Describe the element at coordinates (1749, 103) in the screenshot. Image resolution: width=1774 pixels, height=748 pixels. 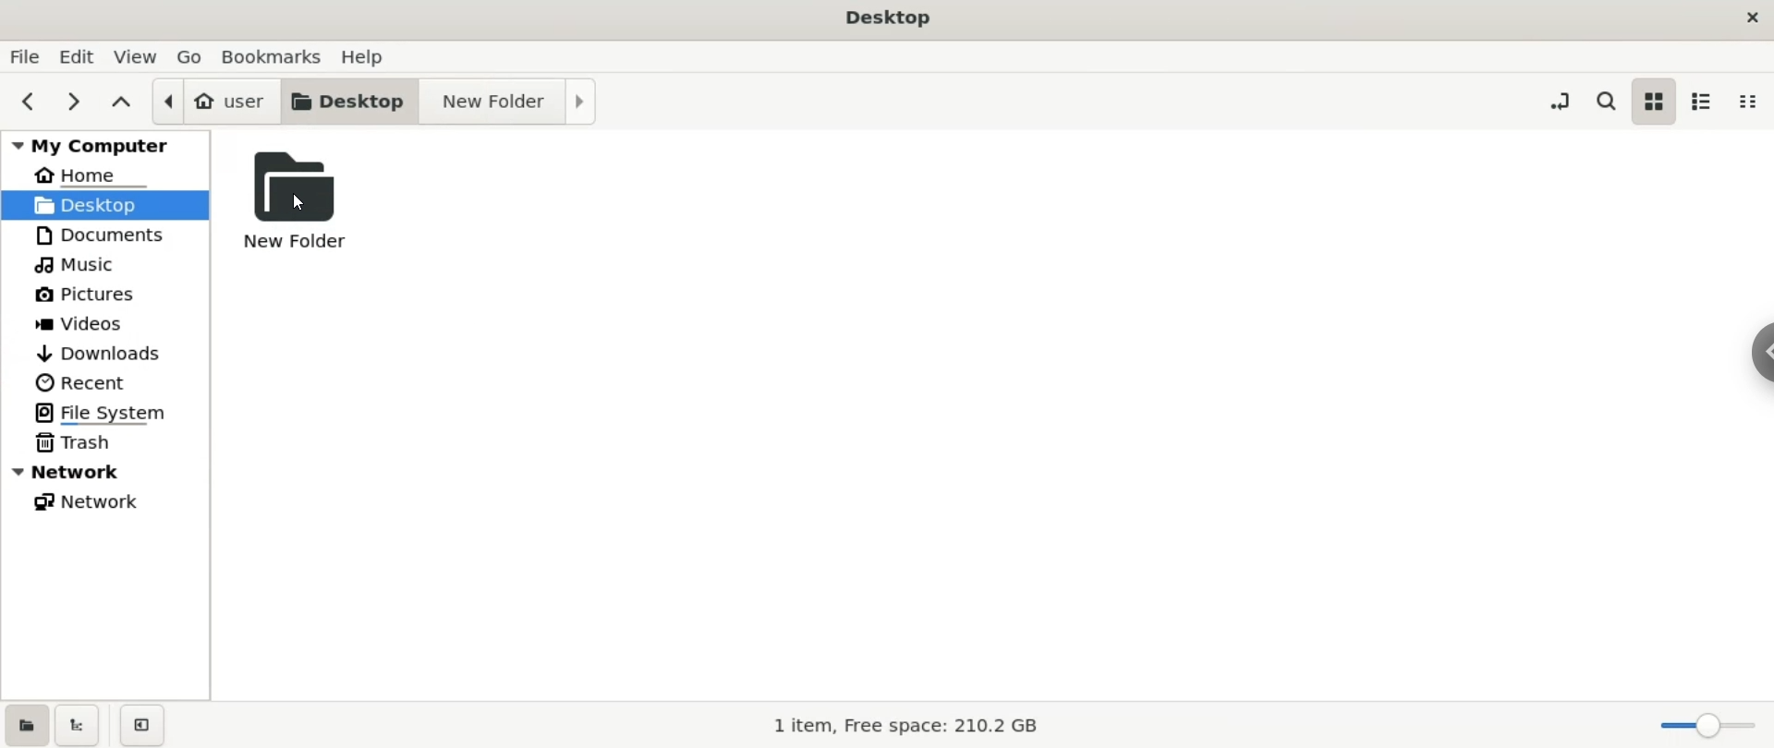
I see `compact view` at that location.